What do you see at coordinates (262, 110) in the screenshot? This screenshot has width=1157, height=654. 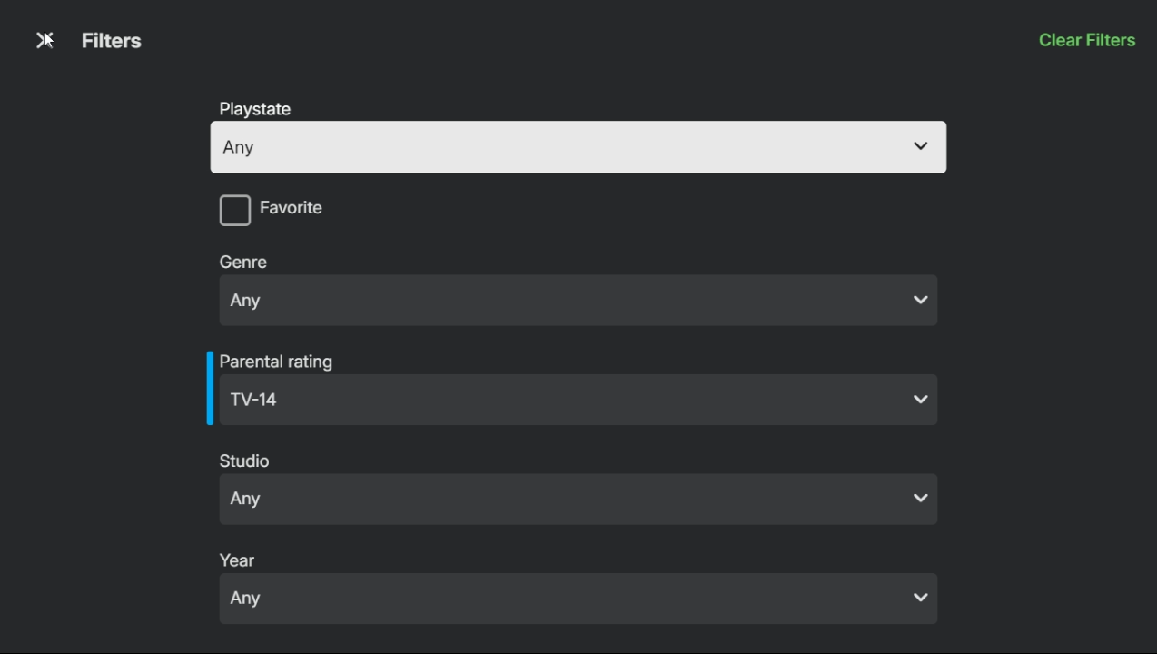 I see `playstate` at bounding box center [262, 110].